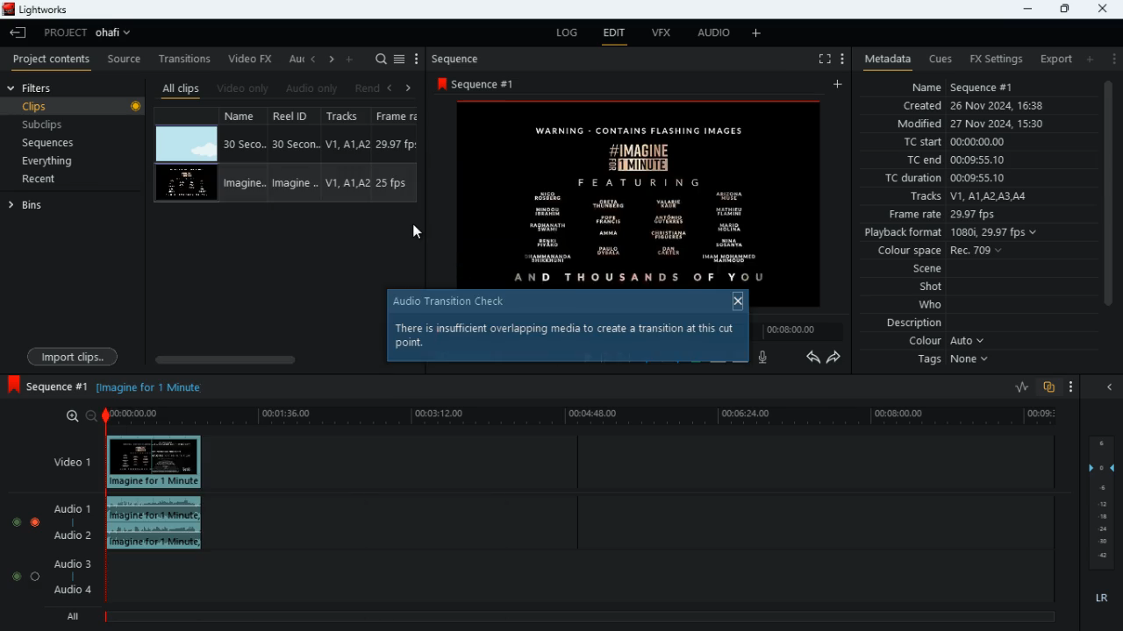  Describe the element at coordinates (644, 189) in the screenshot. I see `image` at that location.